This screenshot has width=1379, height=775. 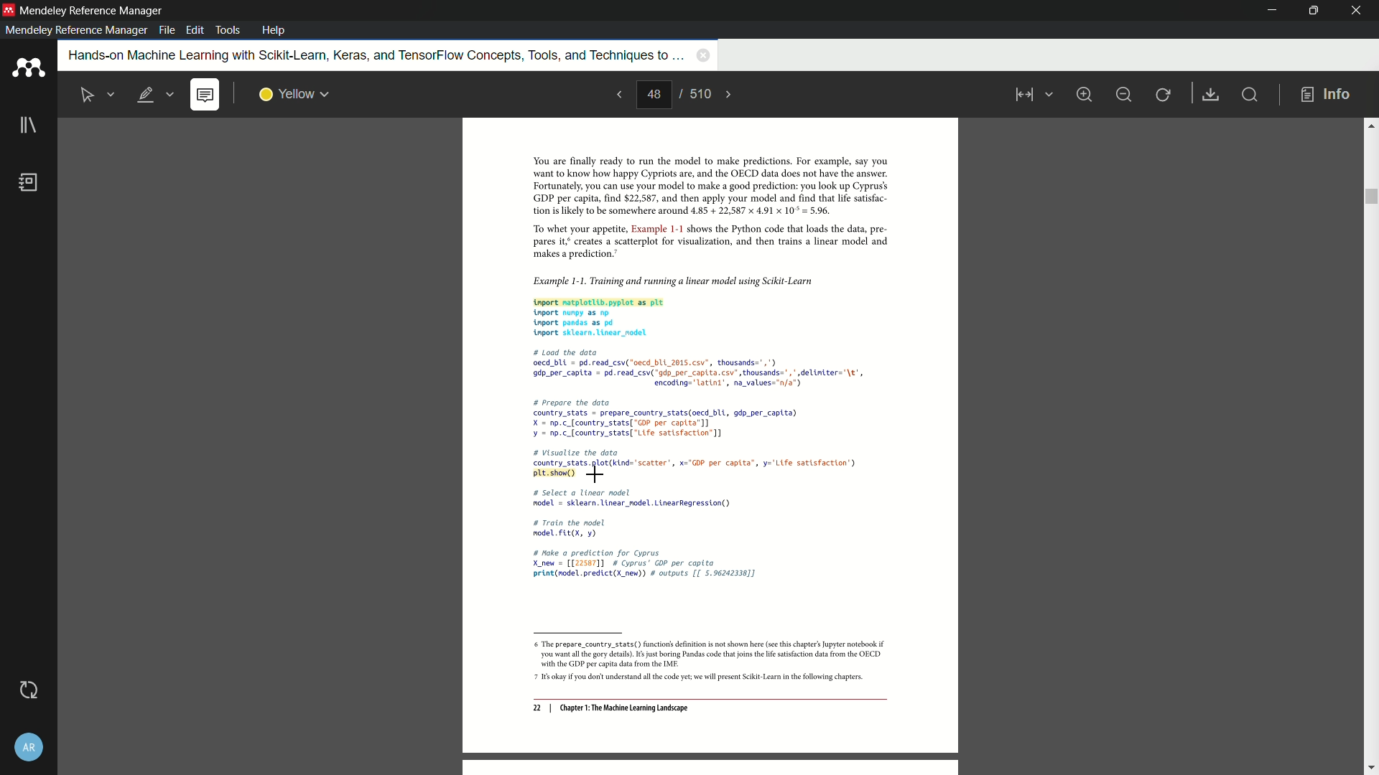 What do you see at coordinates (167, 30) in the screenshot?
I see `file menu` at bounding box center [167, 30].